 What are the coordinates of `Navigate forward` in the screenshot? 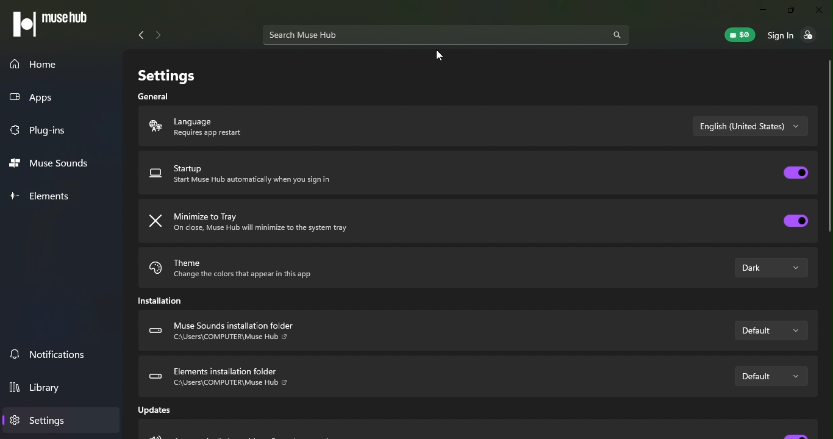 It's located at (159, 35).